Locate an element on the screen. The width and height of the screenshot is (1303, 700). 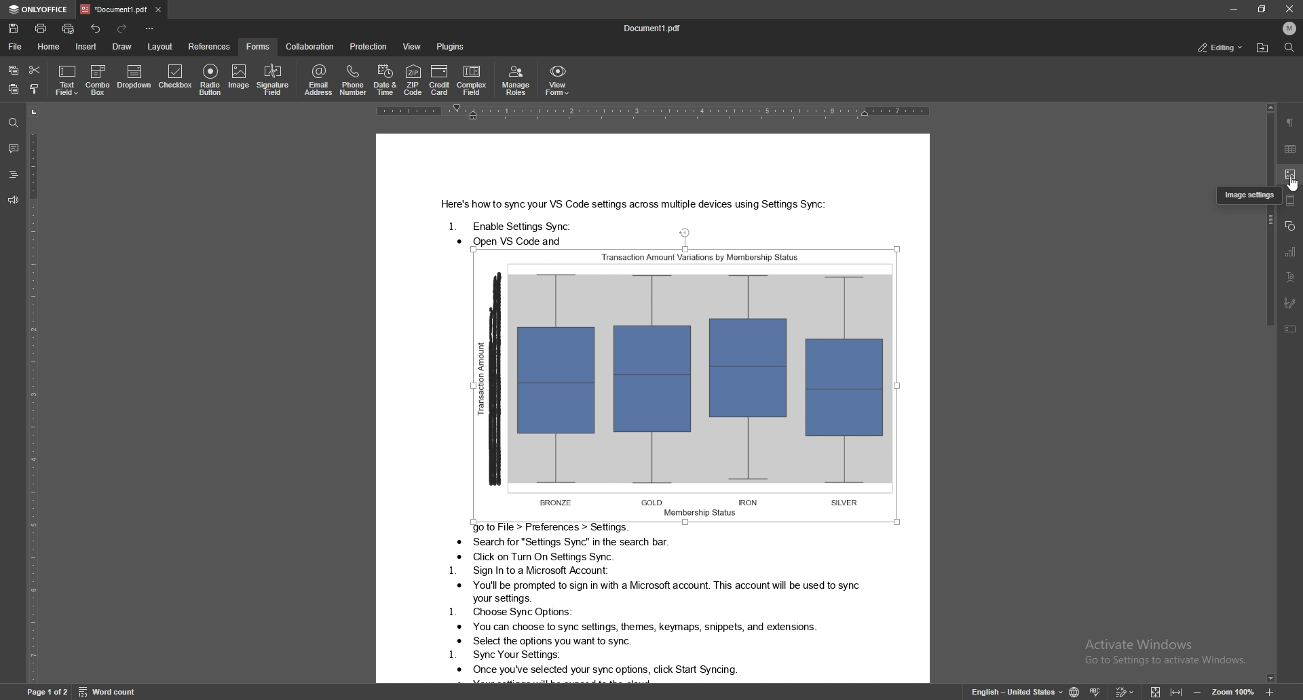
radio button is located at coordinates (210, 79).